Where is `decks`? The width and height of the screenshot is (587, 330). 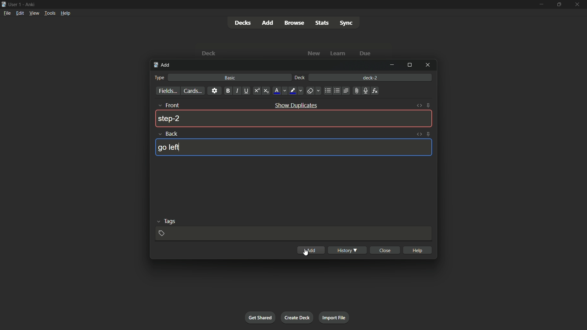 decks is located at coordinates (242, 23).